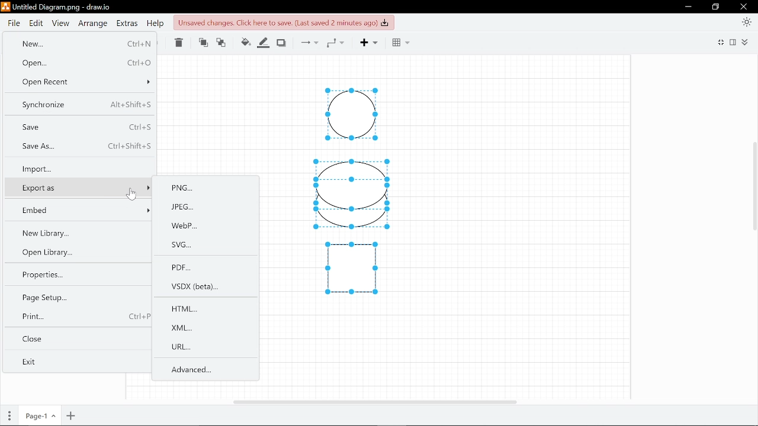 This screenshot has width=758, height=426. What do you see at coordinates (78, 169) in the screenshot?
I see `Import` at bounding box center [78, 169].